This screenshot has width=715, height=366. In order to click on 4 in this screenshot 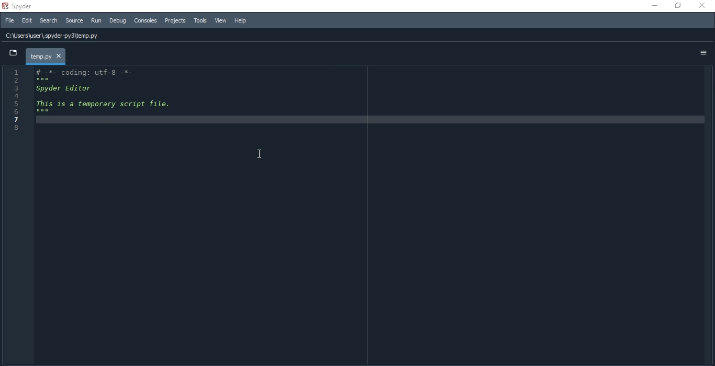, I will do `click(27, 96)`.